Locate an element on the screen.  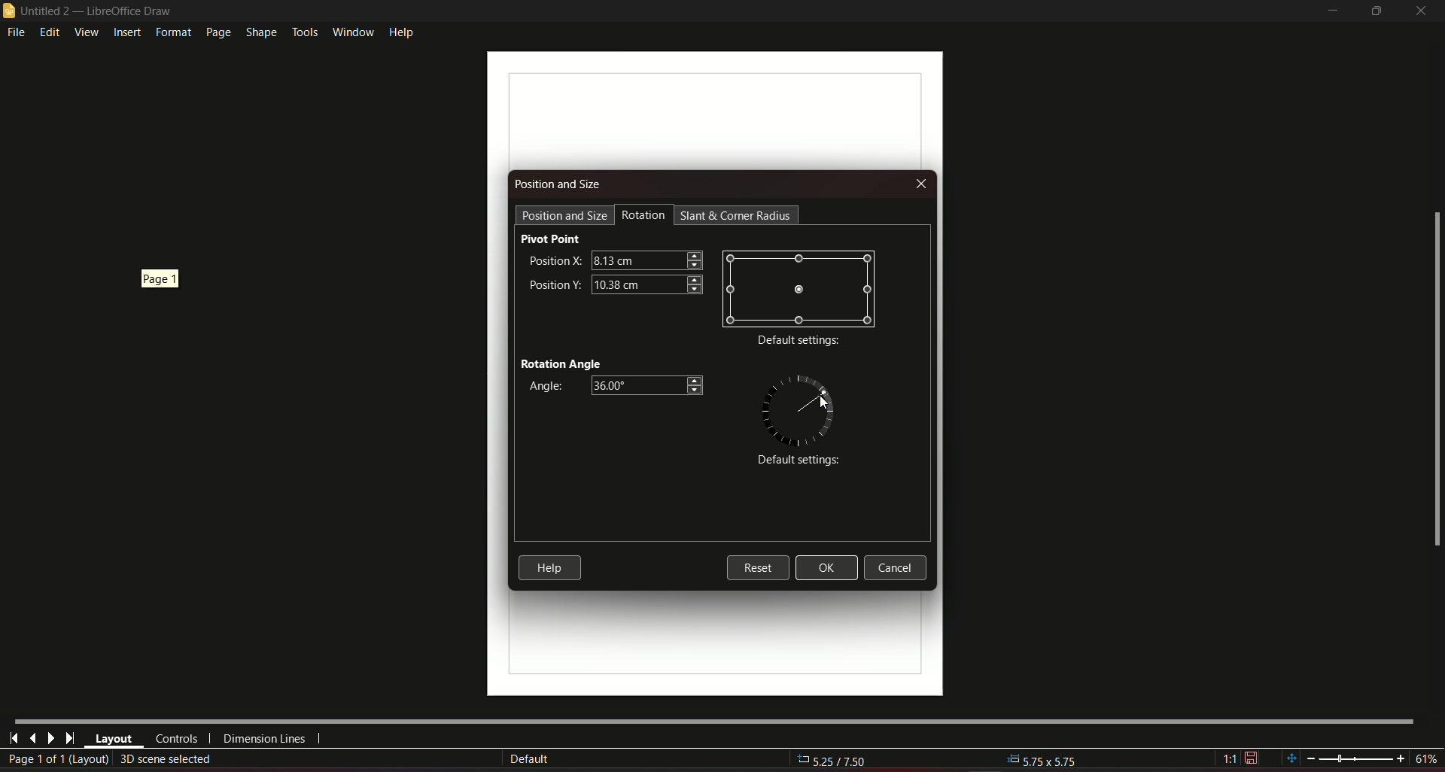
Default is located at coordinates (529, 759).